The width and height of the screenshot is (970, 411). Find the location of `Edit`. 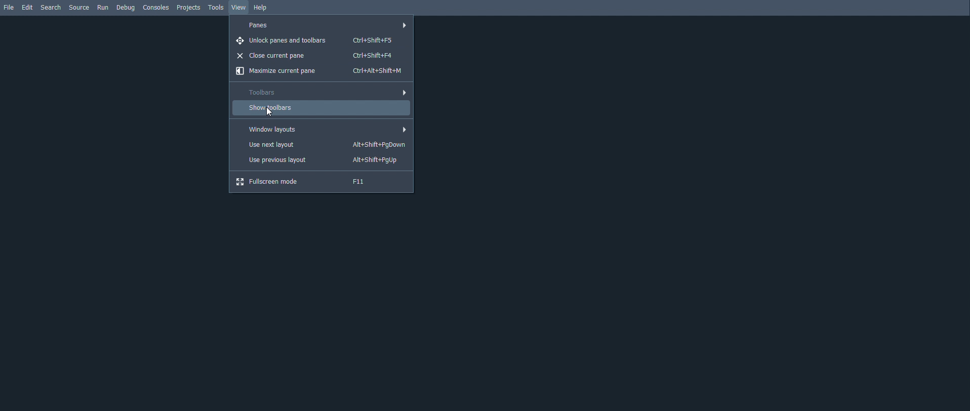

Edit is located at coordinates (27, 7).